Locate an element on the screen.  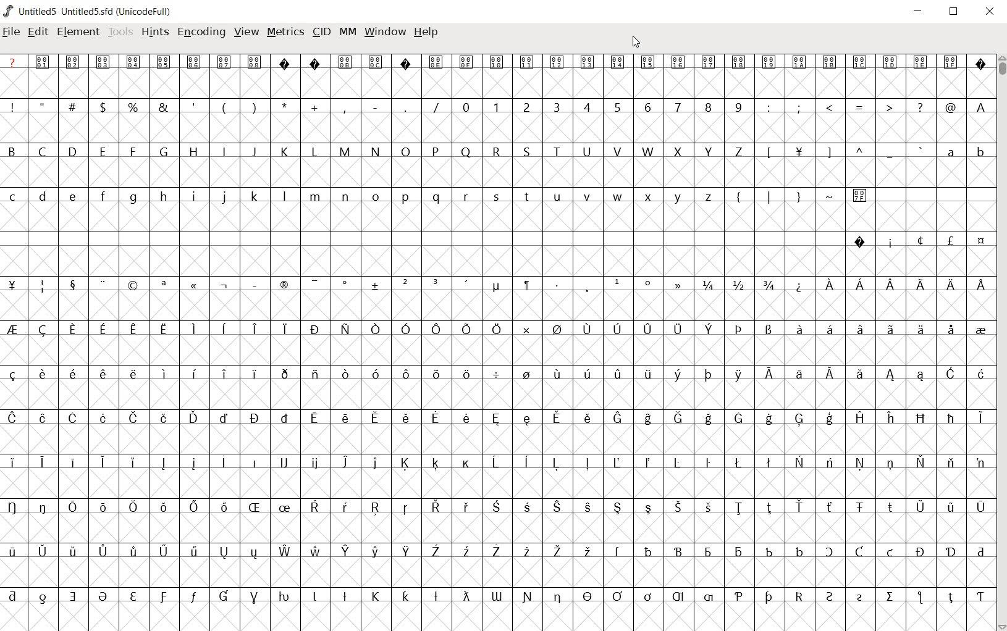
Symbol is located at coordinates (527, 596).